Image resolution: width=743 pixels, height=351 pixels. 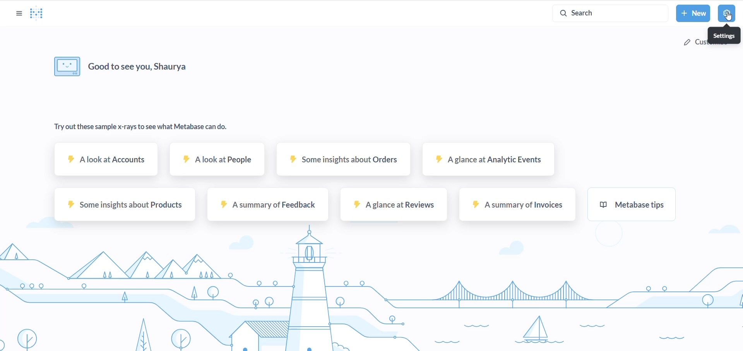 What do you see at coordinates (726, 12) in the screenshot?
I see `settings` at bounding box center [726, 12].